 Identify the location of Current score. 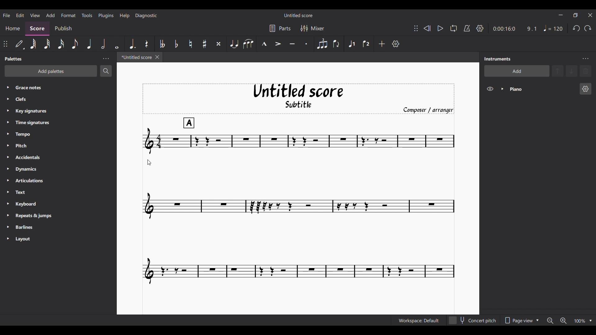
(299, 201).